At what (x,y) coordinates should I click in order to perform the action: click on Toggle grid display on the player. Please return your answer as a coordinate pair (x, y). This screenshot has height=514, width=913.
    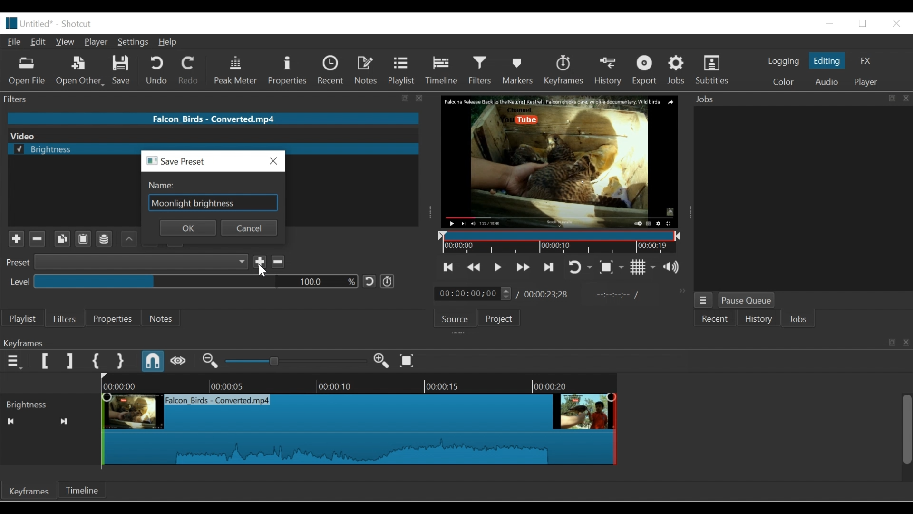
    Looking at the image, I should click on (643, 267).